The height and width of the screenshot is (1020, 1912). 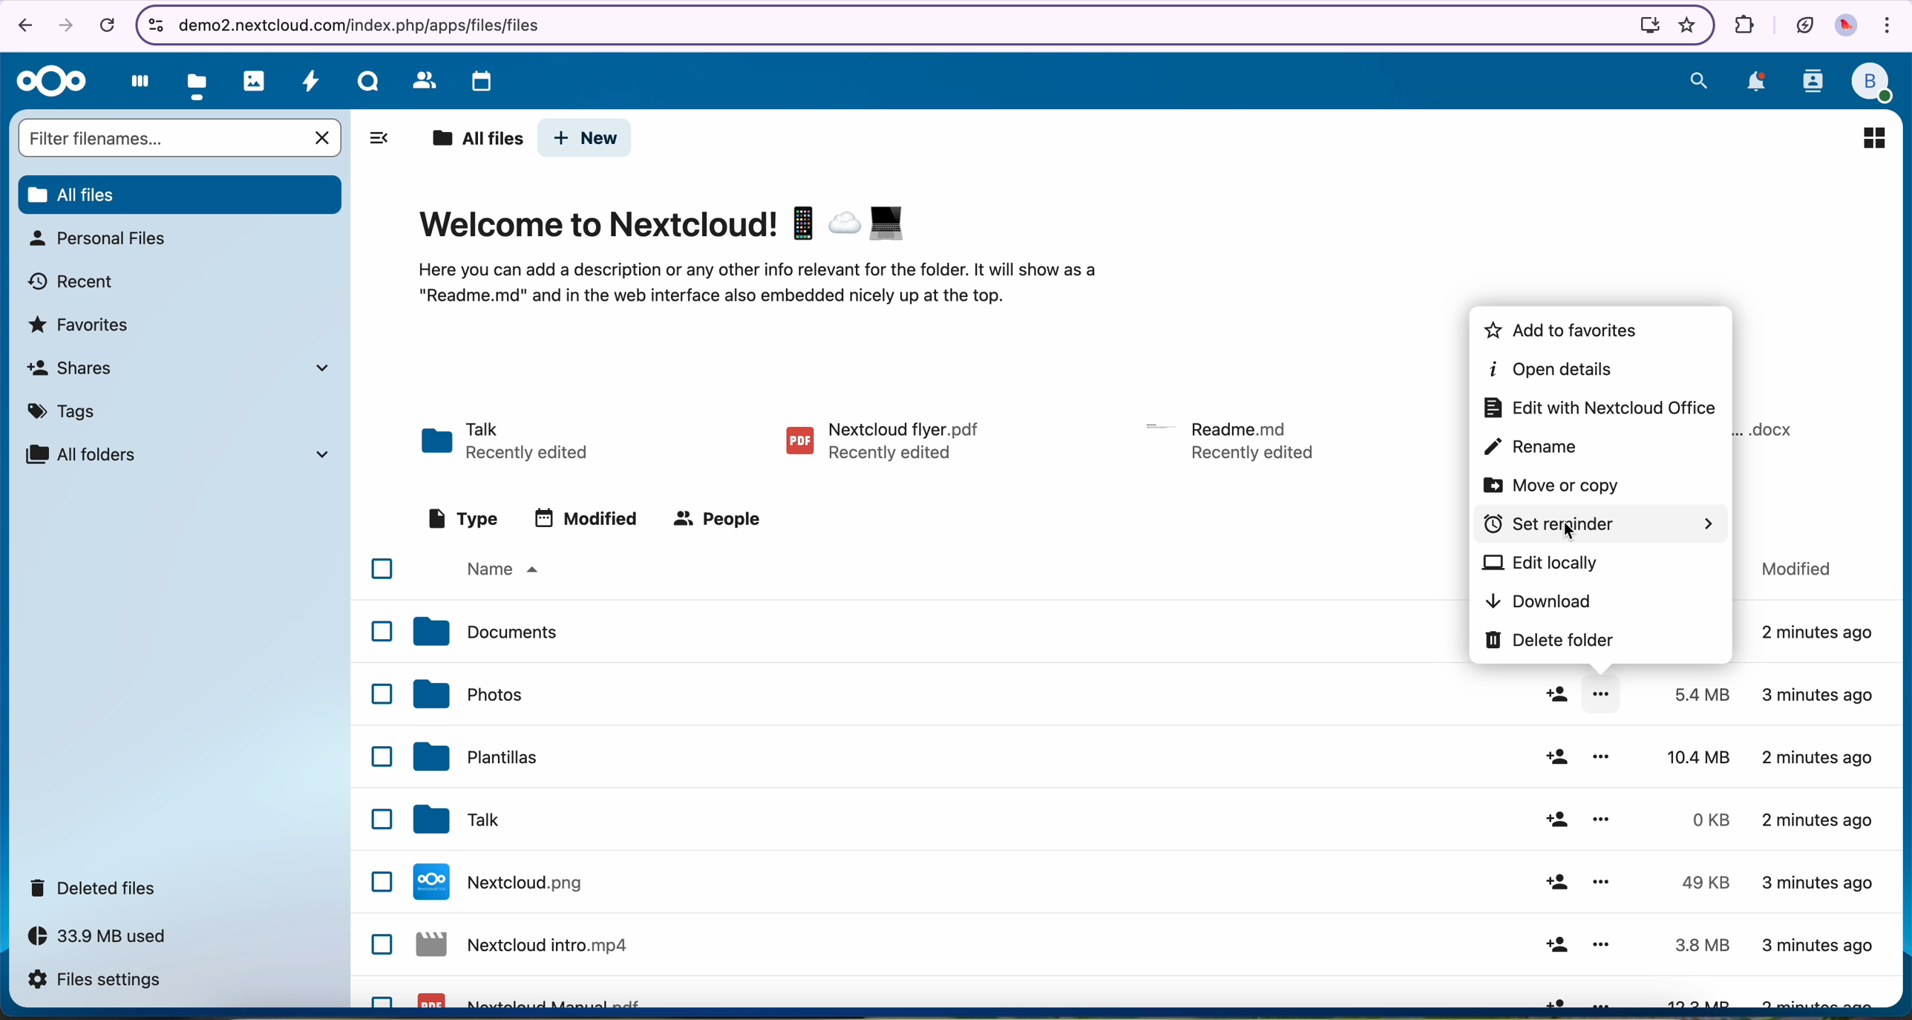 What do you see at coordinates (1683, 24) in the screenshot?
I see `favorites` at bounding box center [1683, 24].